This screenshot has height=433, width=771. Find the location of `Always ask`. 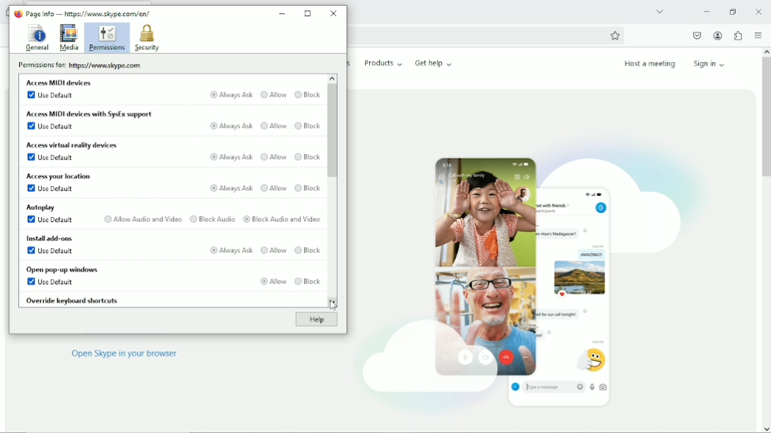

Always ask is located at coordinates (229, 157).